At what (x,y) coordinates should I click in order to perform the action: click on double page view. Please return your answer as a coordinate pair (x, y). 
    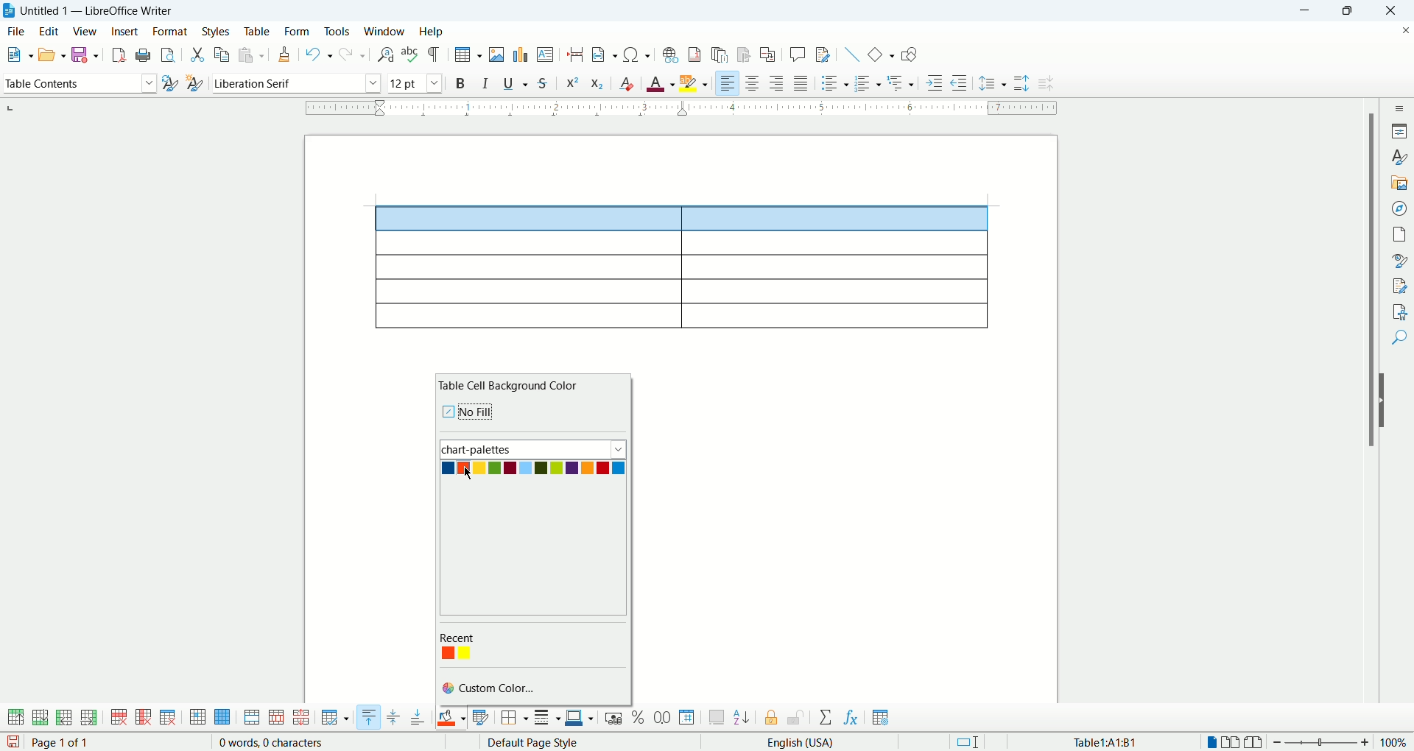
    Looking at the image, I should click on (1234, 742).